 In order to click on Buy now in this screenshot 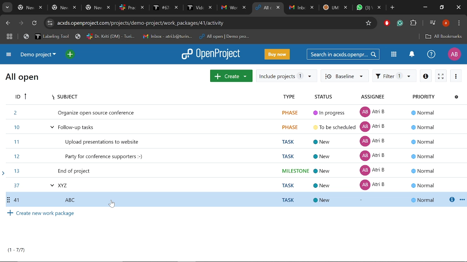, I will do `click(278, 54)`.